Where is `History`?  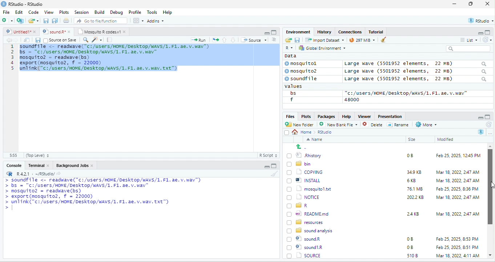
History is located at coordinates (325, 32).